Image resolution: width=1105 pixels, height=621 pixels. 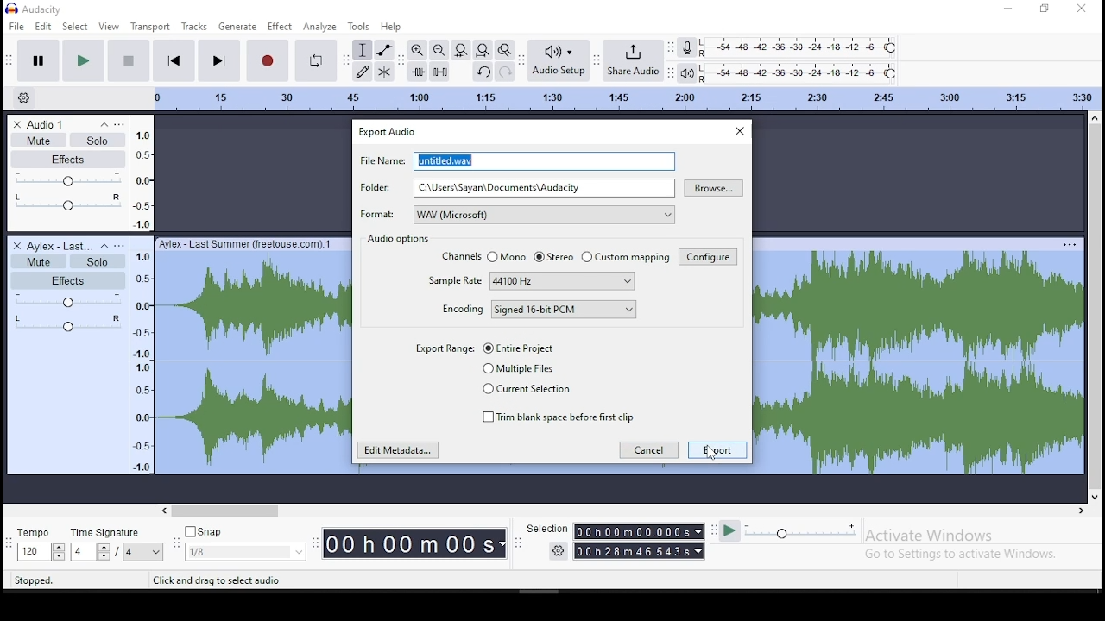 What do you see at coordinates (559, 550) in the screenshot?
I see `settings` at bounding box center [559, 550].